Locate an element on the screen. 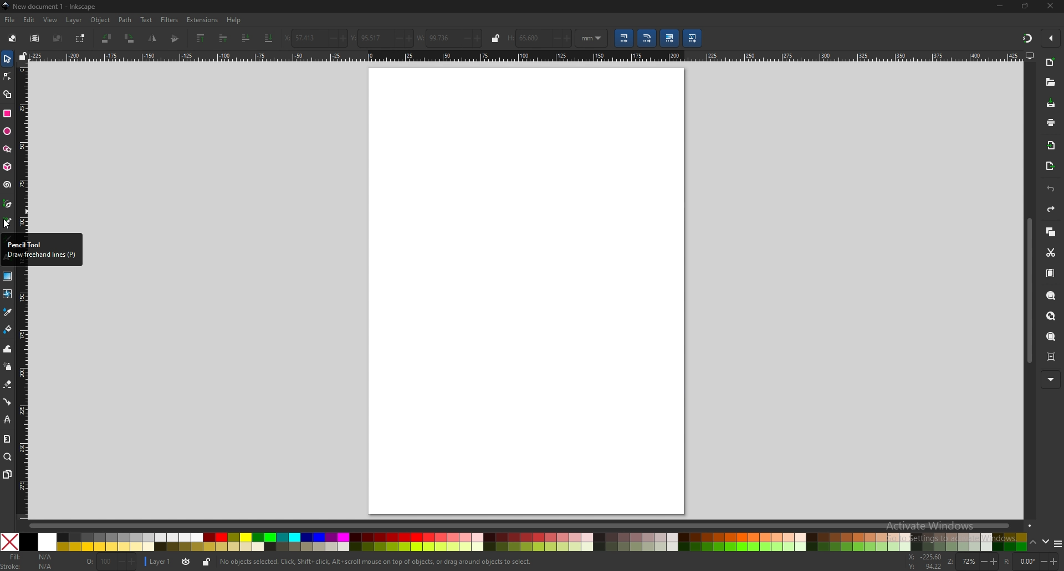 This screenshot has height=571, width=1064. scroll bar is located at coordinates (1029, 291).